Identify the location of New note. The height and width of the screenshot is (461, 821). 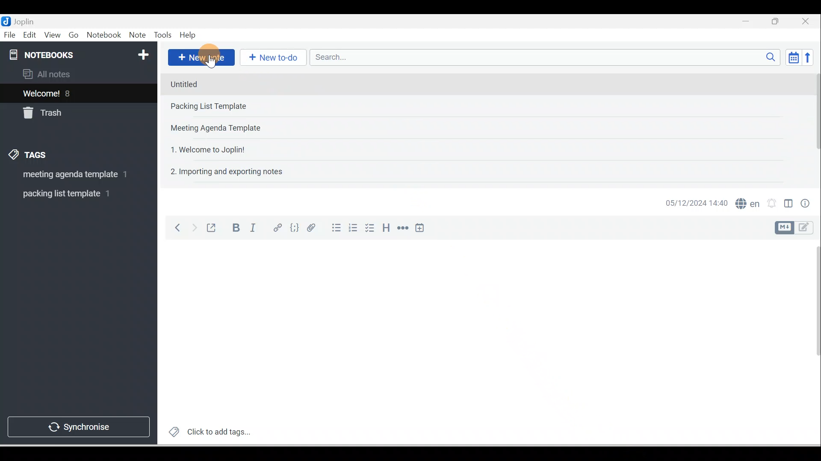
(200, 58).